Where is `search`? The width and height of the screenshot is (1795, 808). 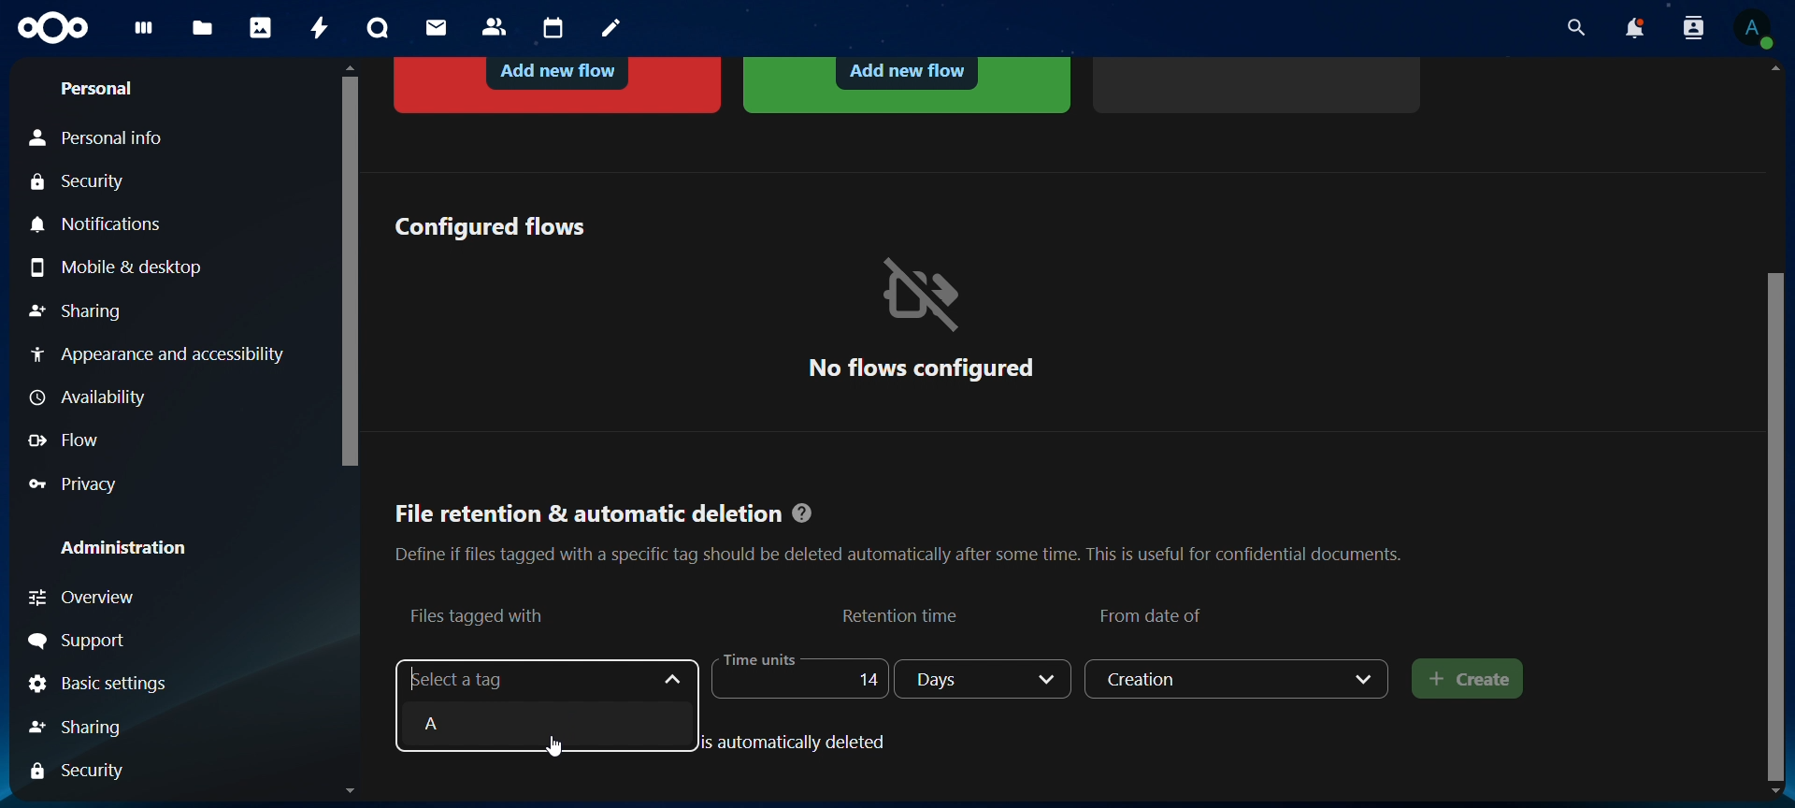 search is located at coordinates (1572, 28).